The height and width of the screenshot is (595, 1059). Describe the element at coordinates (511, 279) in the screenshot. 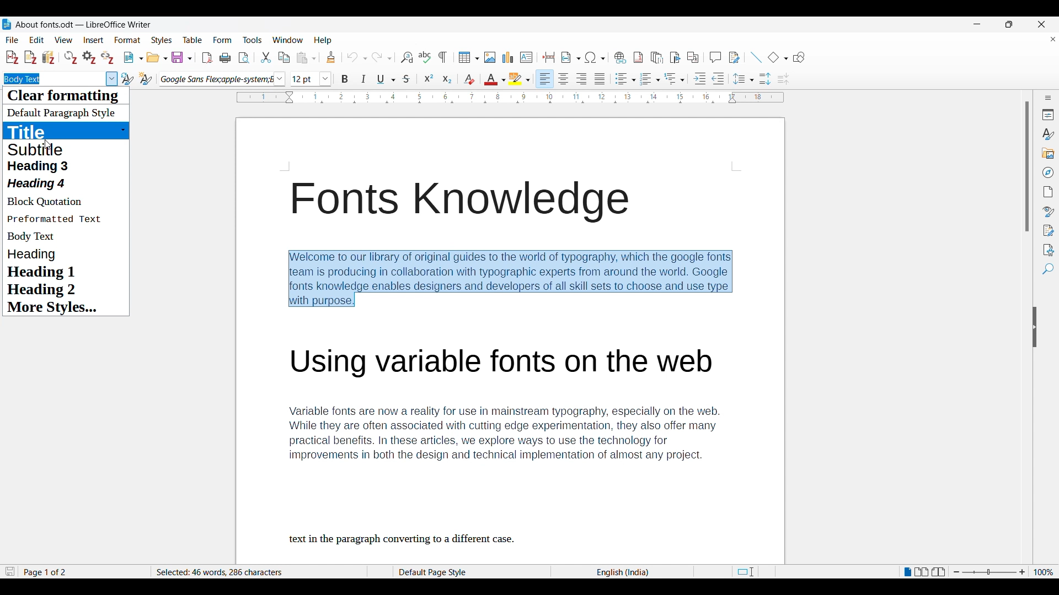

I see `Description of Fonts knowledge` at that location.